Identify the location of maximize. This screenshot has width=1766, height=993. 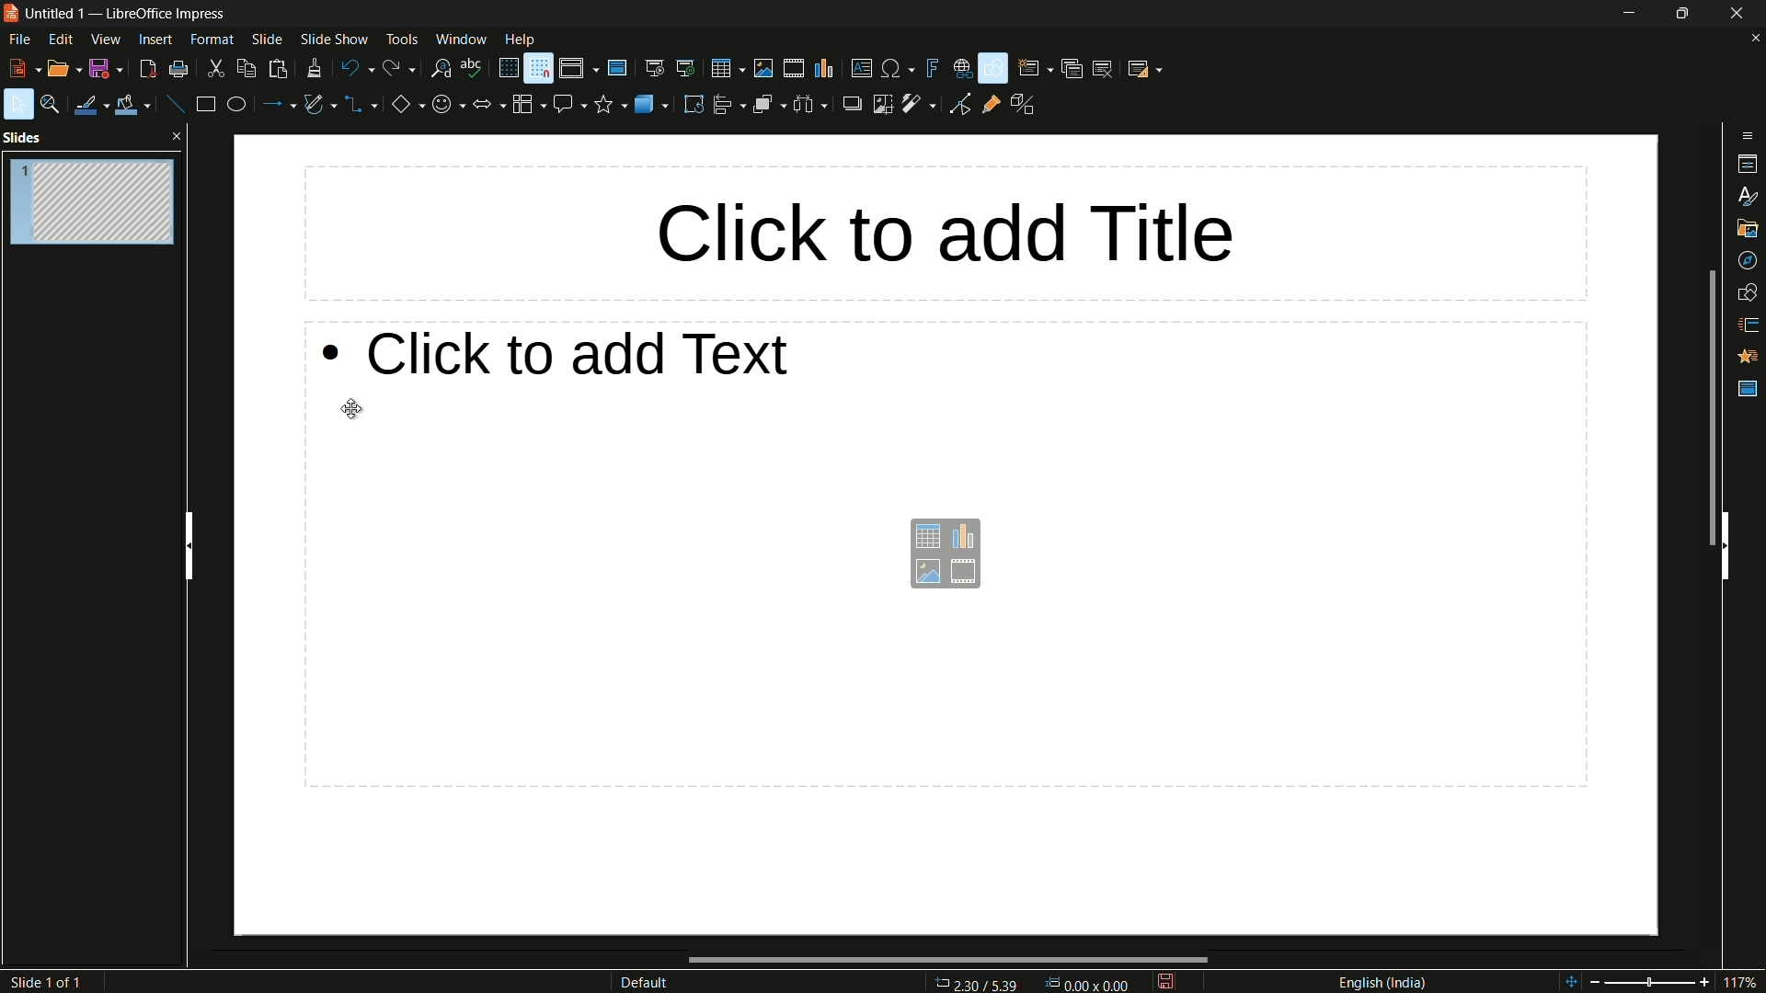
(1681, 13).